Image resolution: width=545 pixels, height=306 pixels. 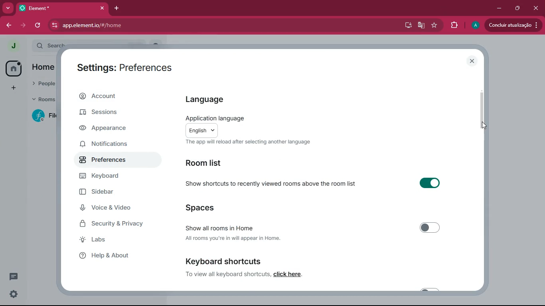 I want to click on add tab, so click(x=116, y=9).